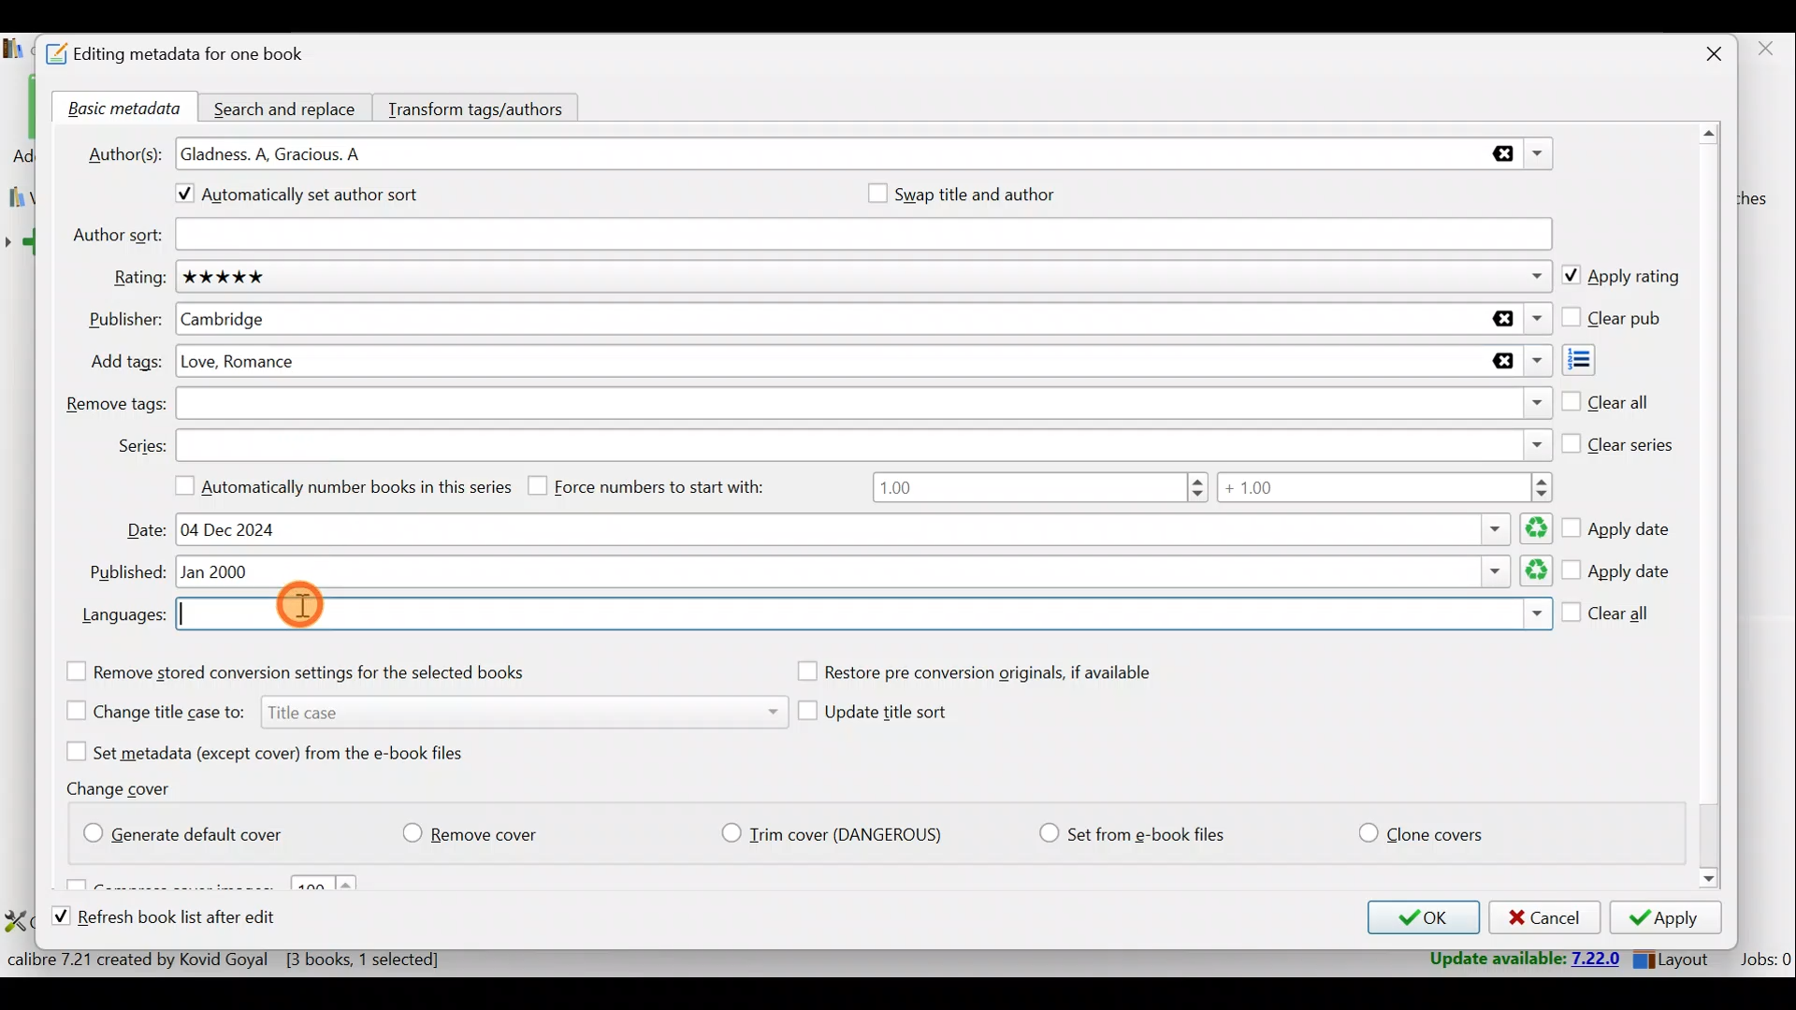  I want to click on Apply date, so click(1617, 572).